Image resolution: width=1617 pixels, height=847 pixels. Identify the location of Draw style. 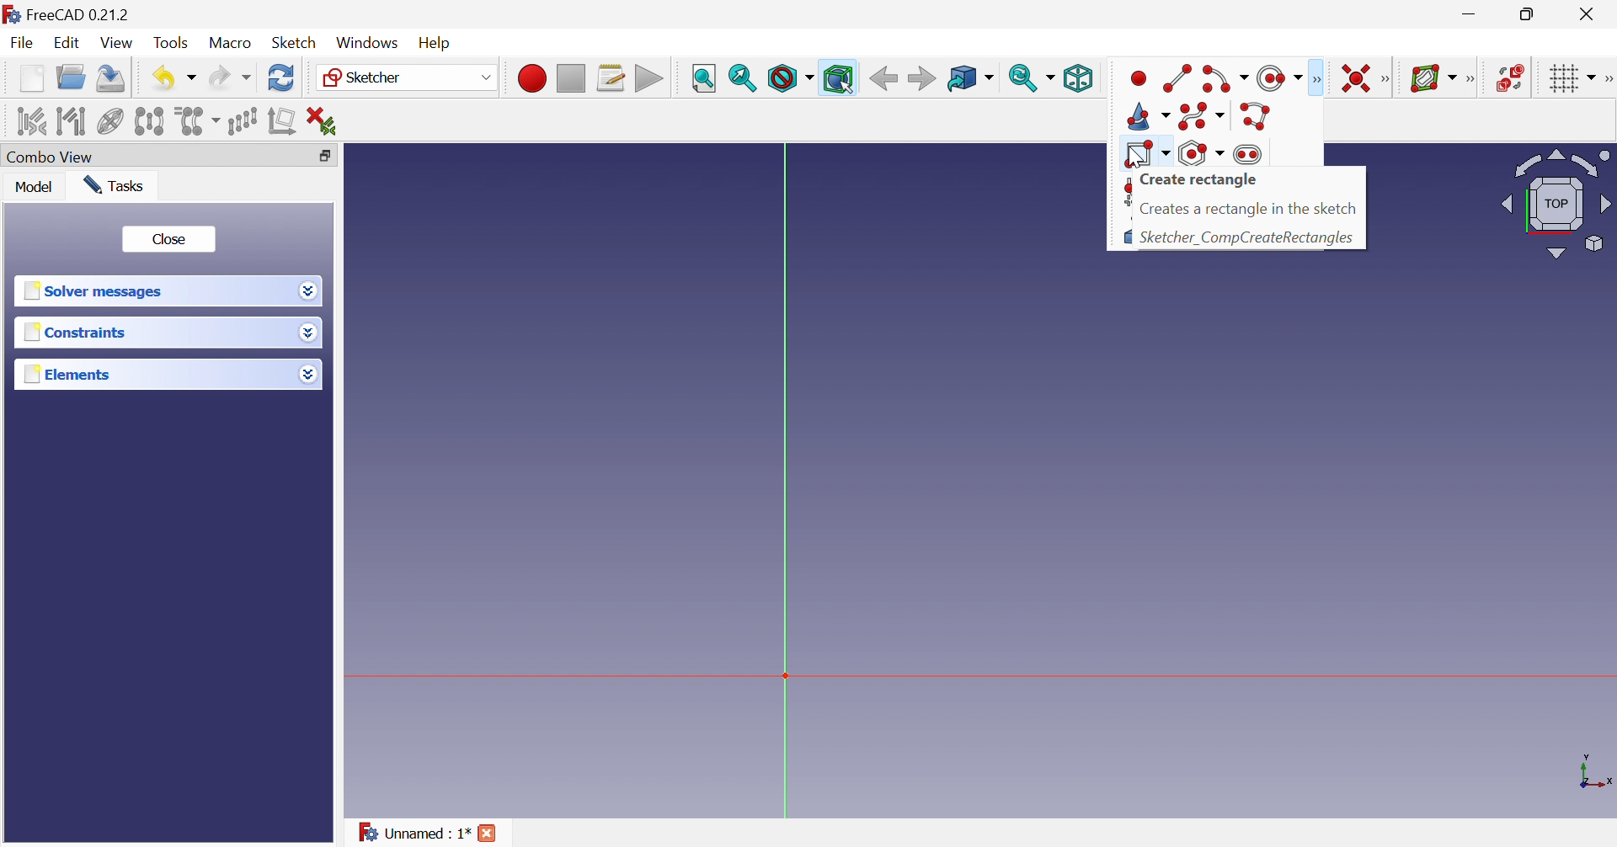
(790, 77).